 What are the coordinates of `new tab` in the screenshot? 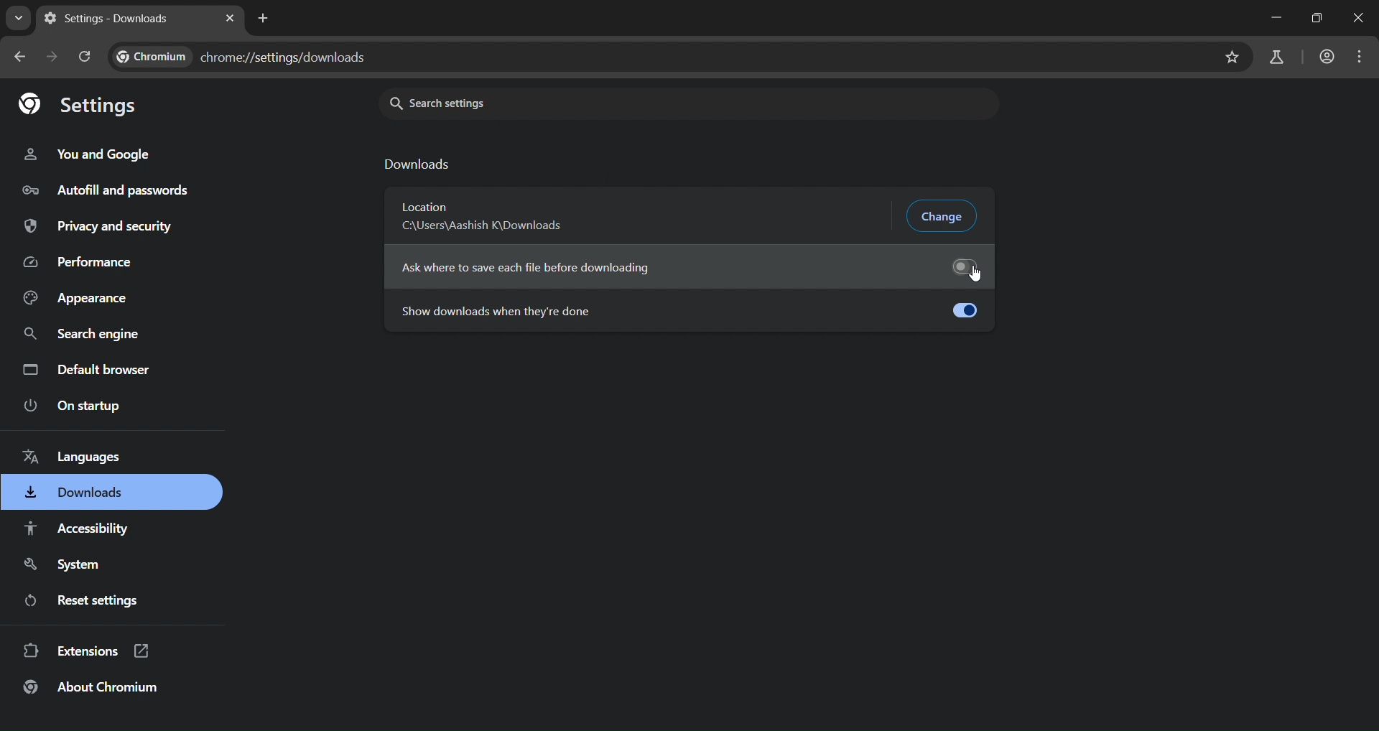 It's located at (266, 17).